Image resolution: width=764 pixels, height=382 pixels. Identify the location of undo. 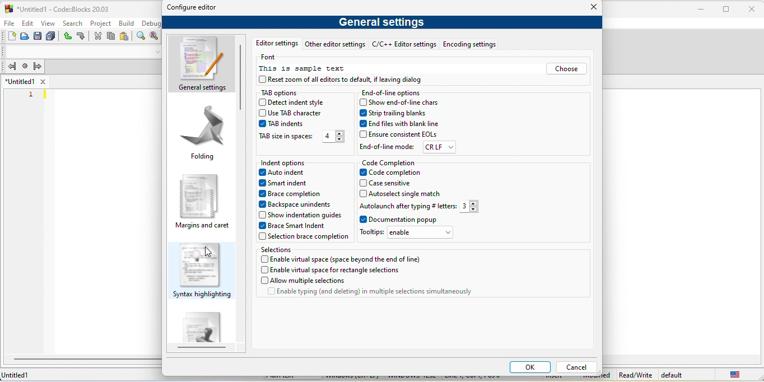
(67, 36).